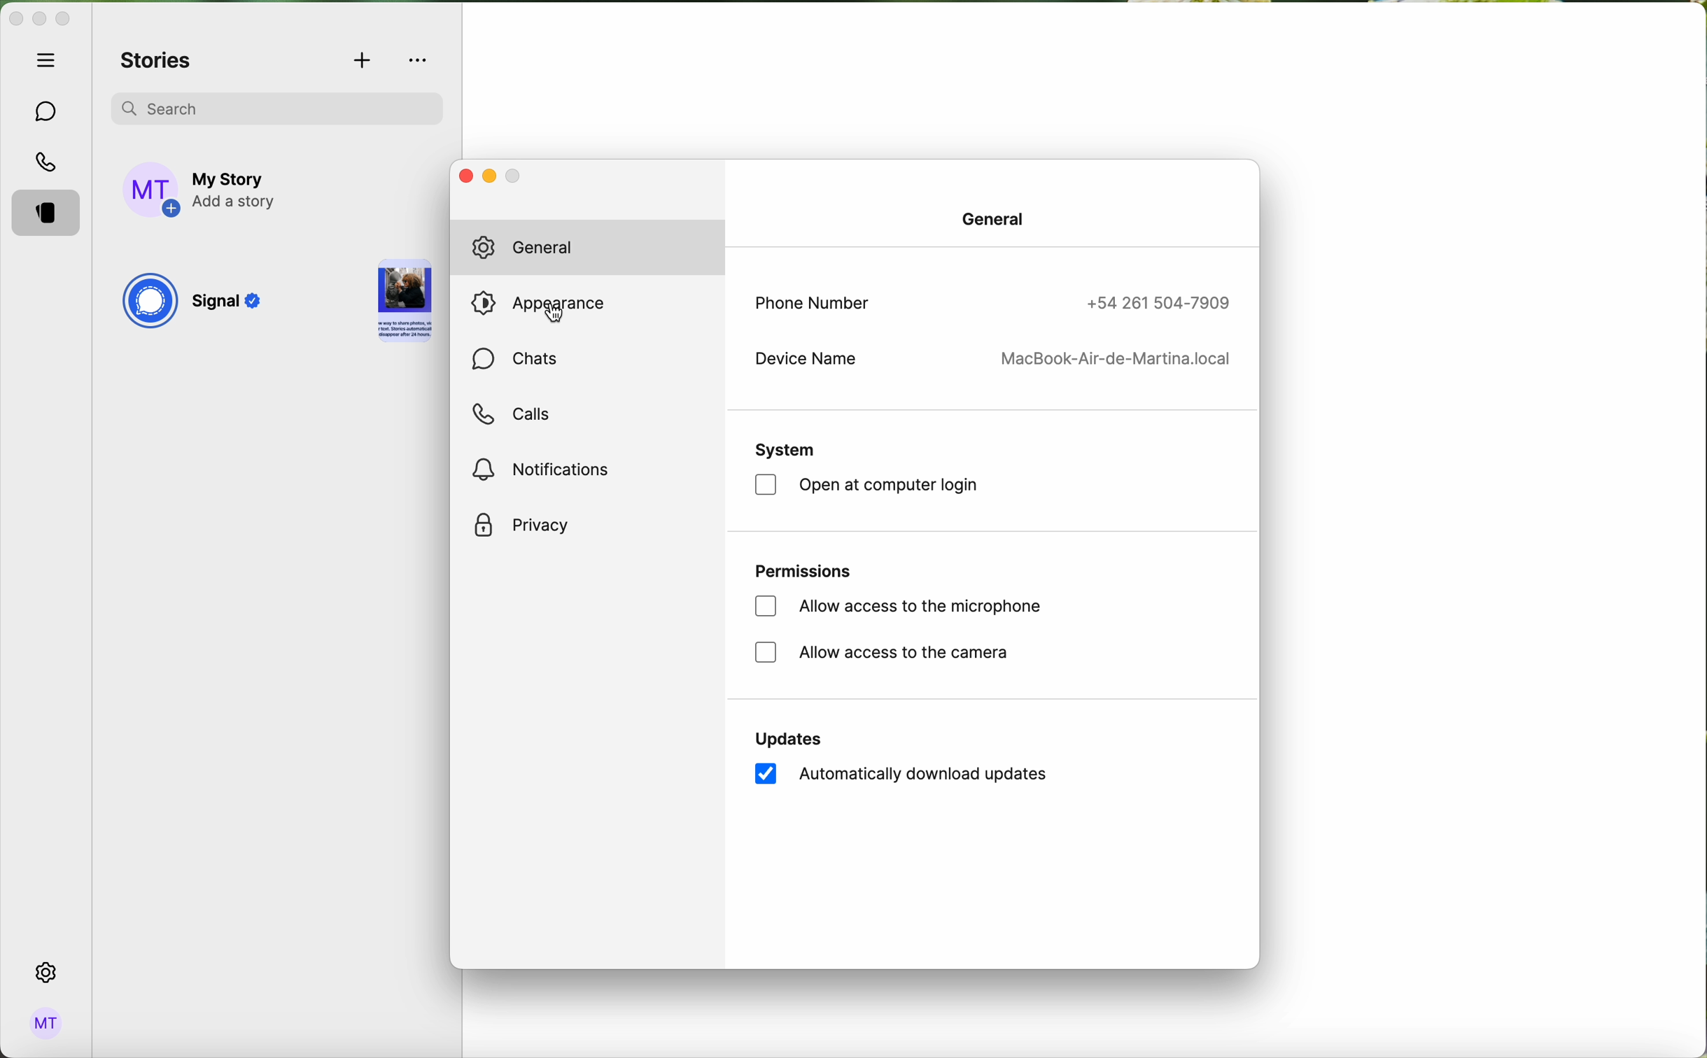 The image size is (1707, 1058). Describe the element at coordinates (892, 486) in the screenshot. I see `open at computer login` at that location.